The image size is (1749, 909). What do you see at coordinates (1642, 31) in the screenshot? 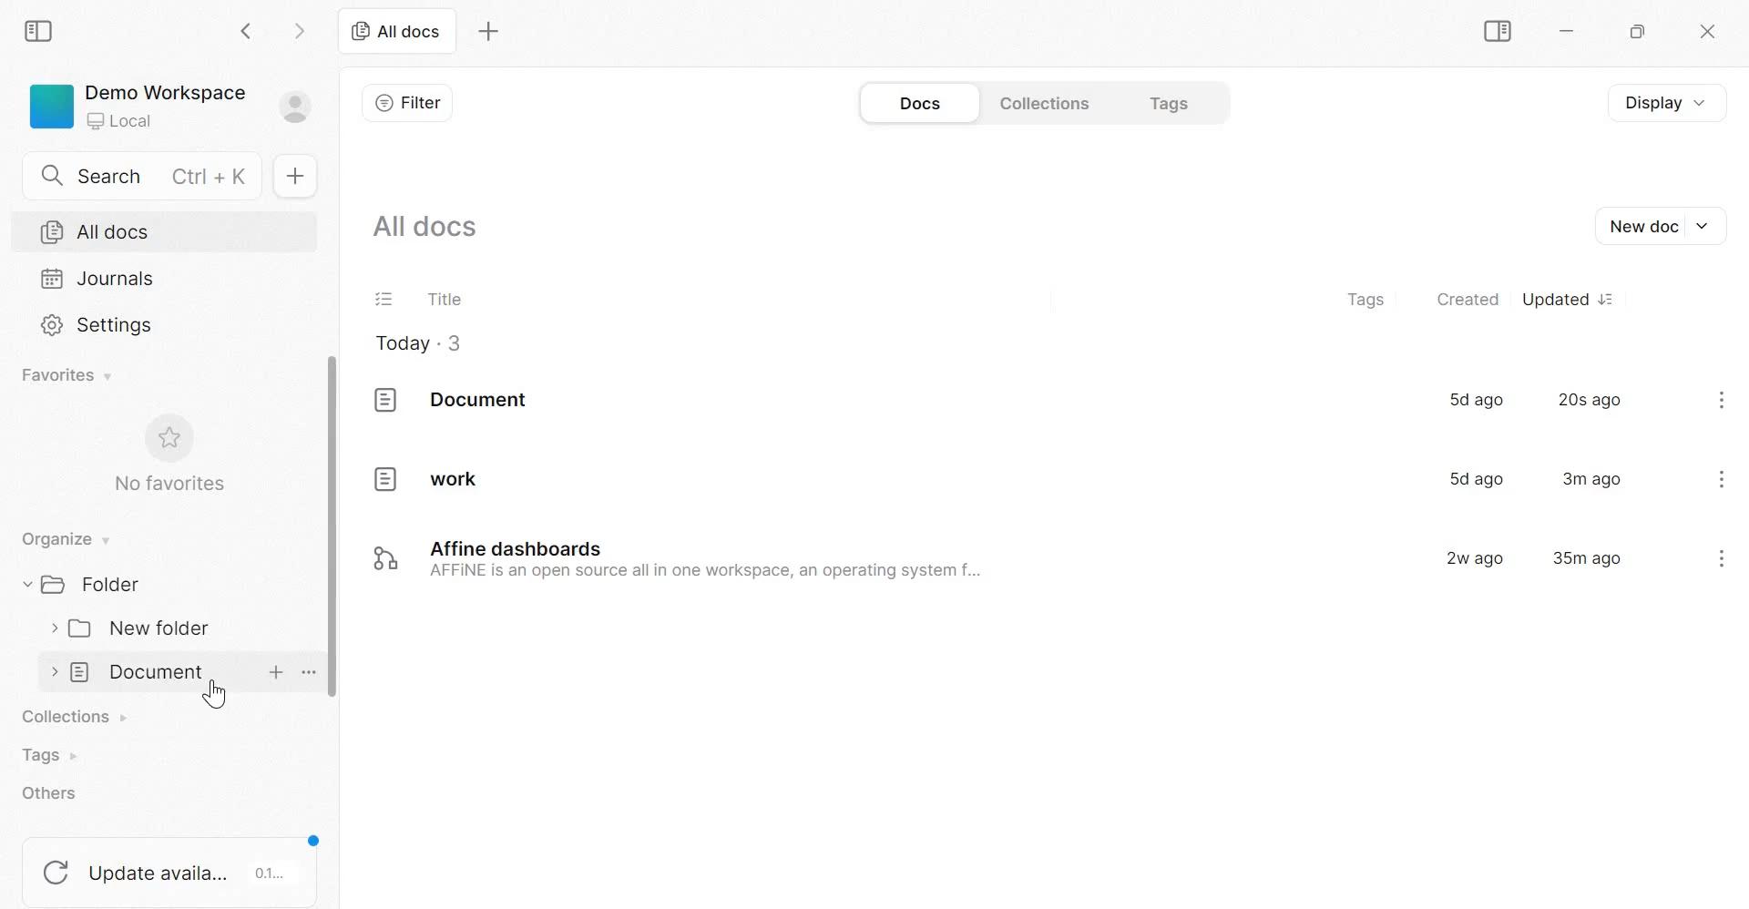
I see `Maximize` at bounding box center [1642, 31].